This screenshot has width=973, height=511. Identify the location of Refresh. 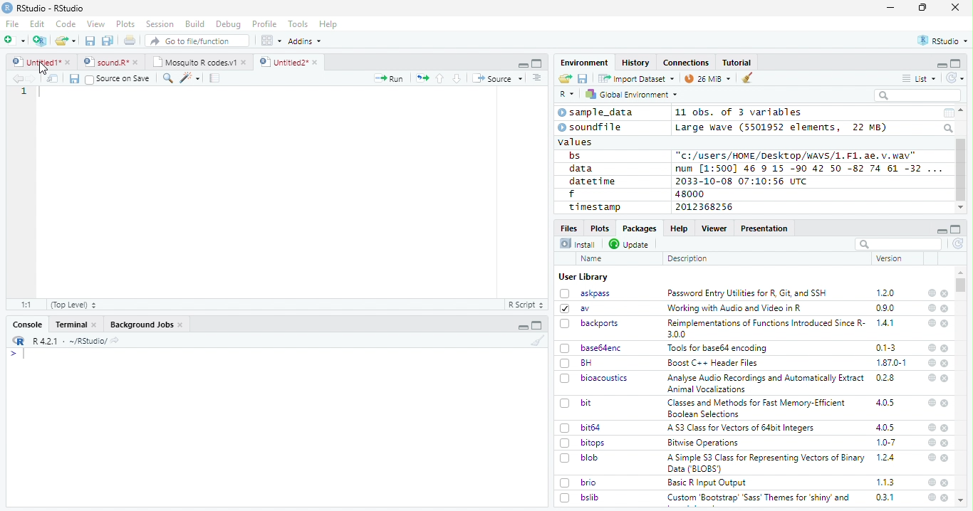
(956, 78).